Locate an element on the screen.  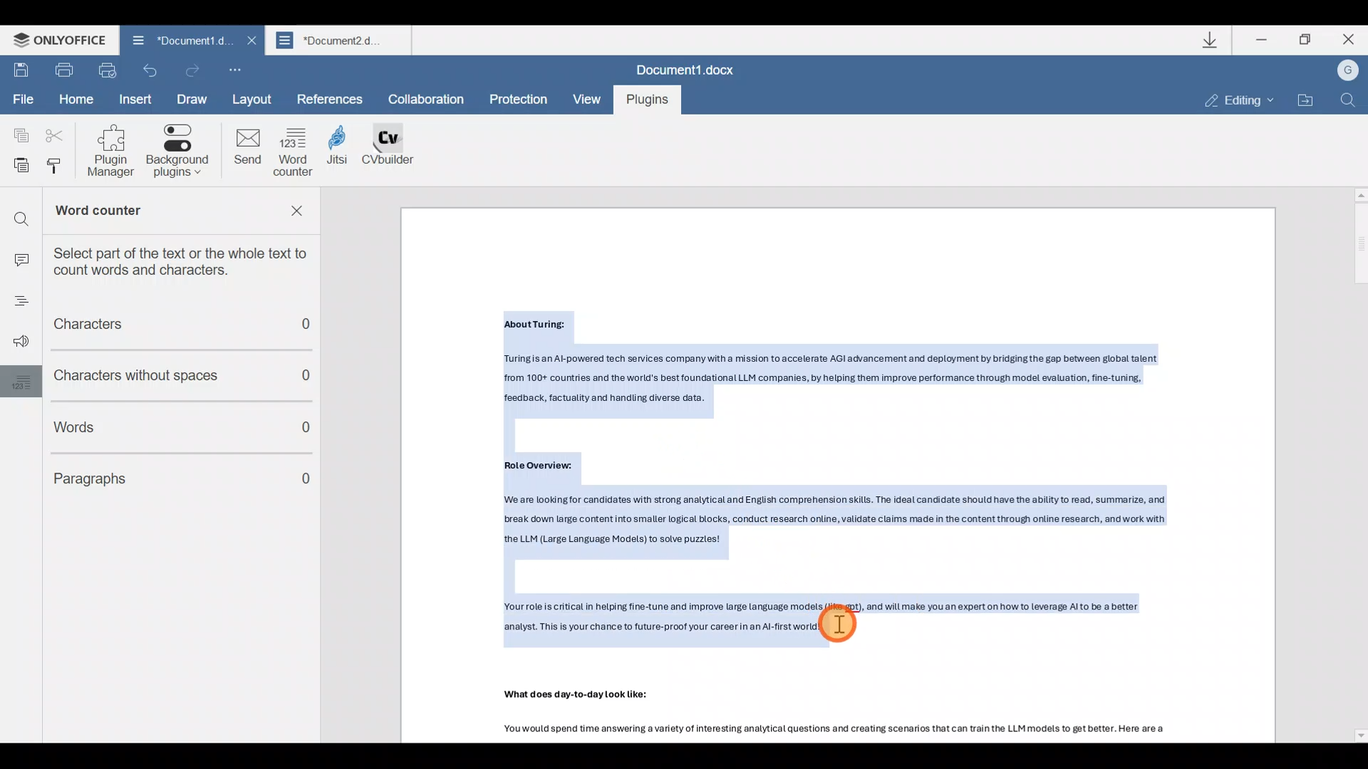
Undo is located at coordinates (150, 71).